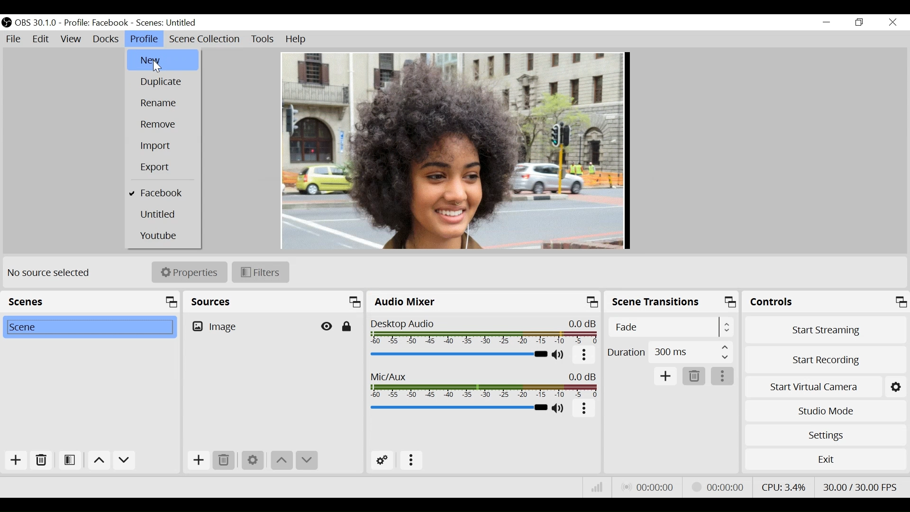 The height and width of the screenshot is (512, 910). Describe the element at coordinates (825, 359) in the screenshot. I see `Start Recording` at that location.